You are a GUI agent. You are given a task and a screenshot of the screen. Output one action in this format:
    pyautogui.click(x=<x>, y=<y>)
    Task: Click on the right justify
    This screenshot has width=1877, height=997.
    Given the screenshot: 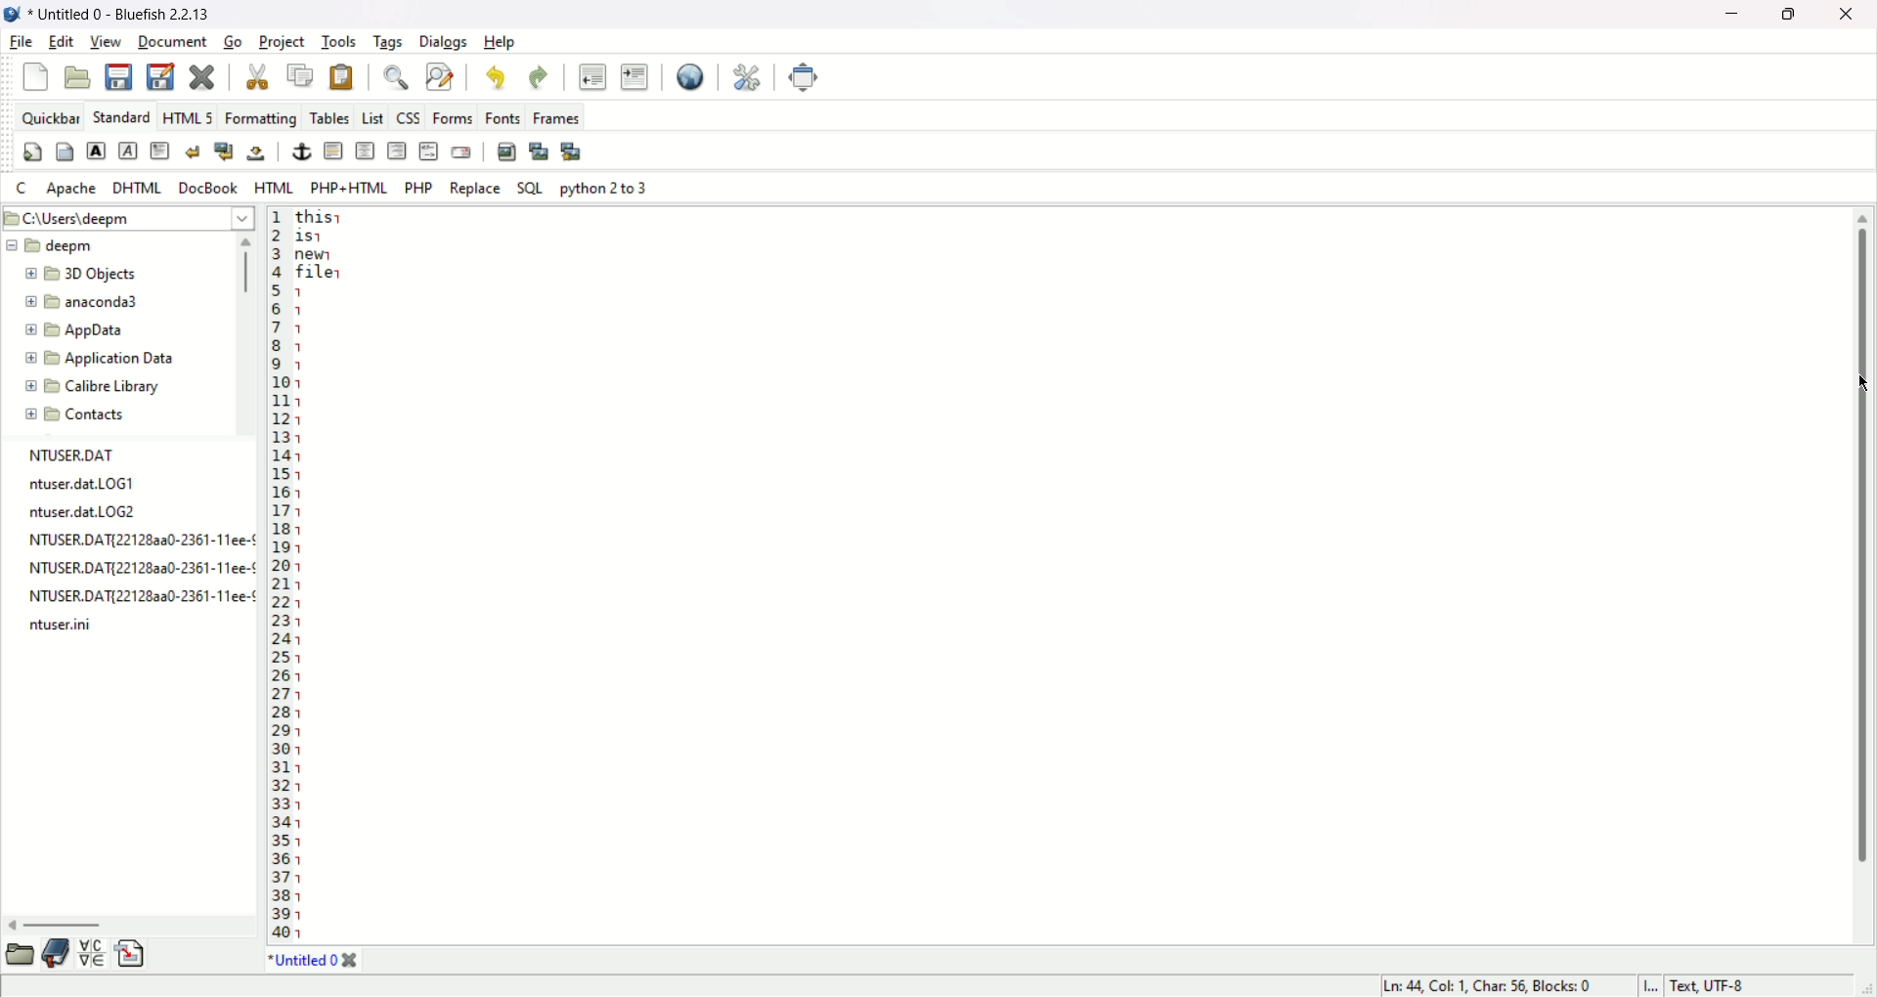 What is the action you would take?
    pyautogui.click(x=398, y=151)
    